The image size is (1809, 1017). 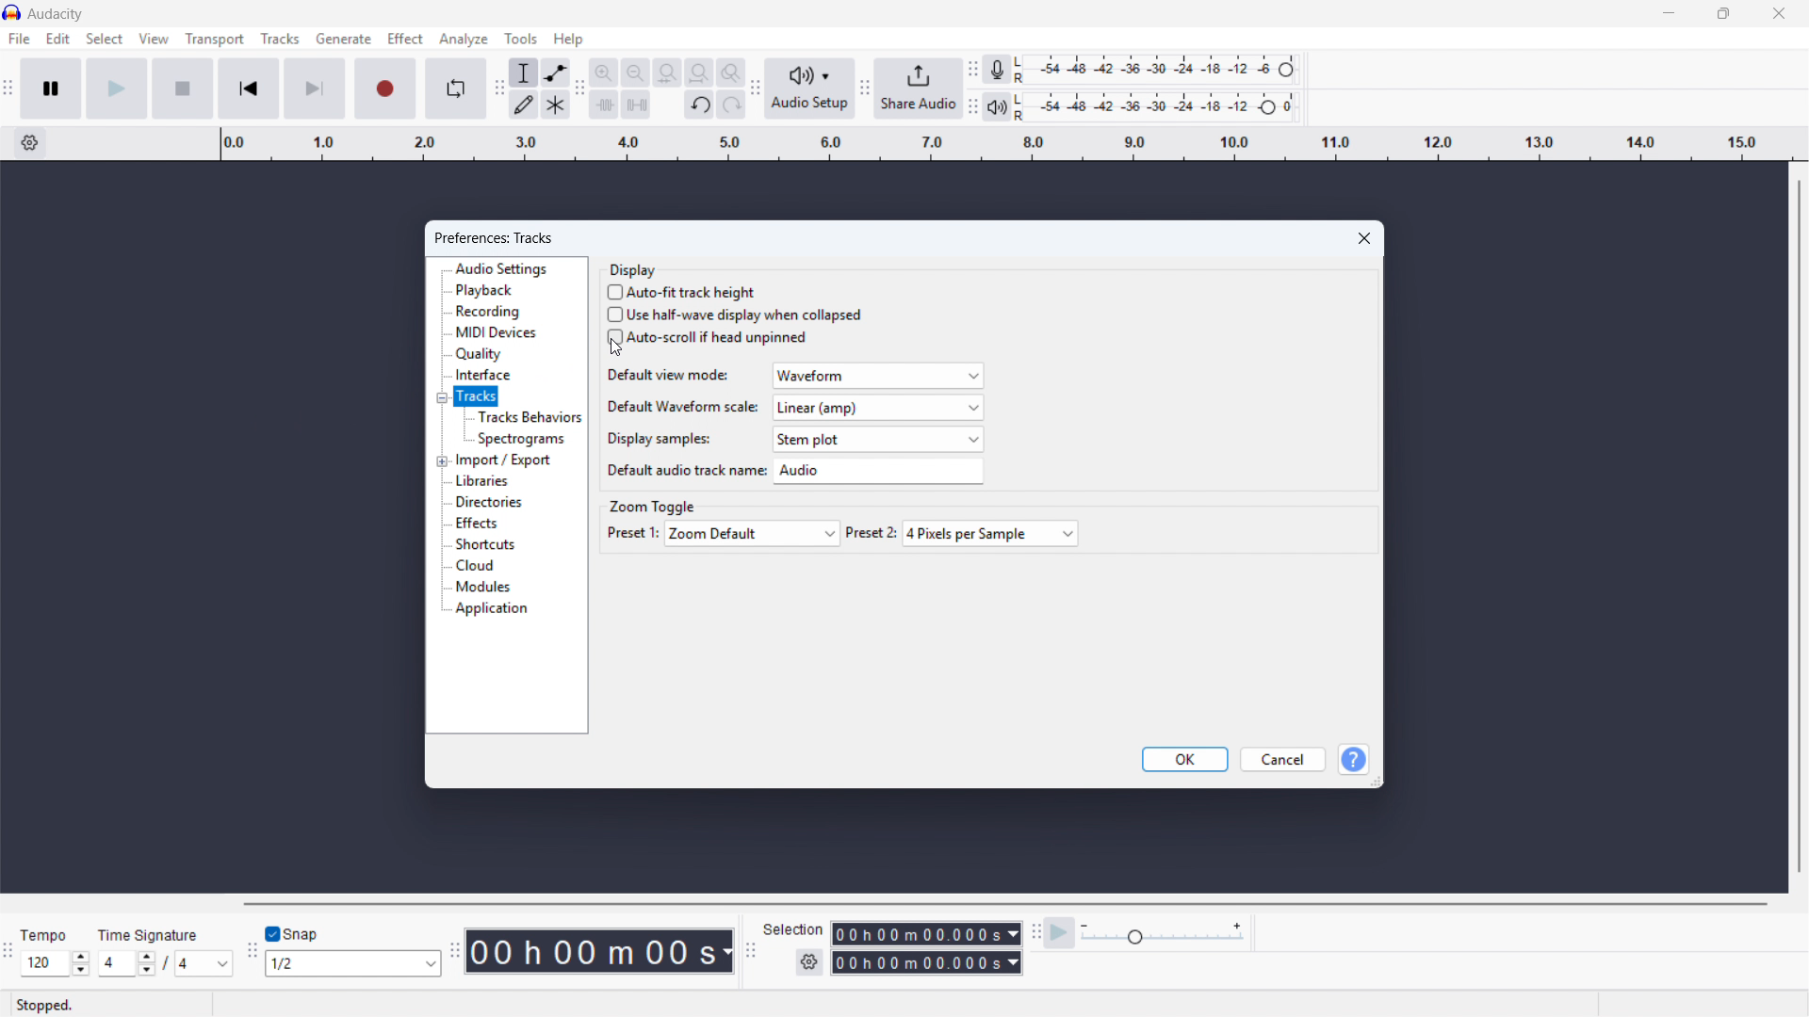 What do you see at coordinates (215, 39) in the screenshot?
I see `transport` at bounding box center [215, 39].